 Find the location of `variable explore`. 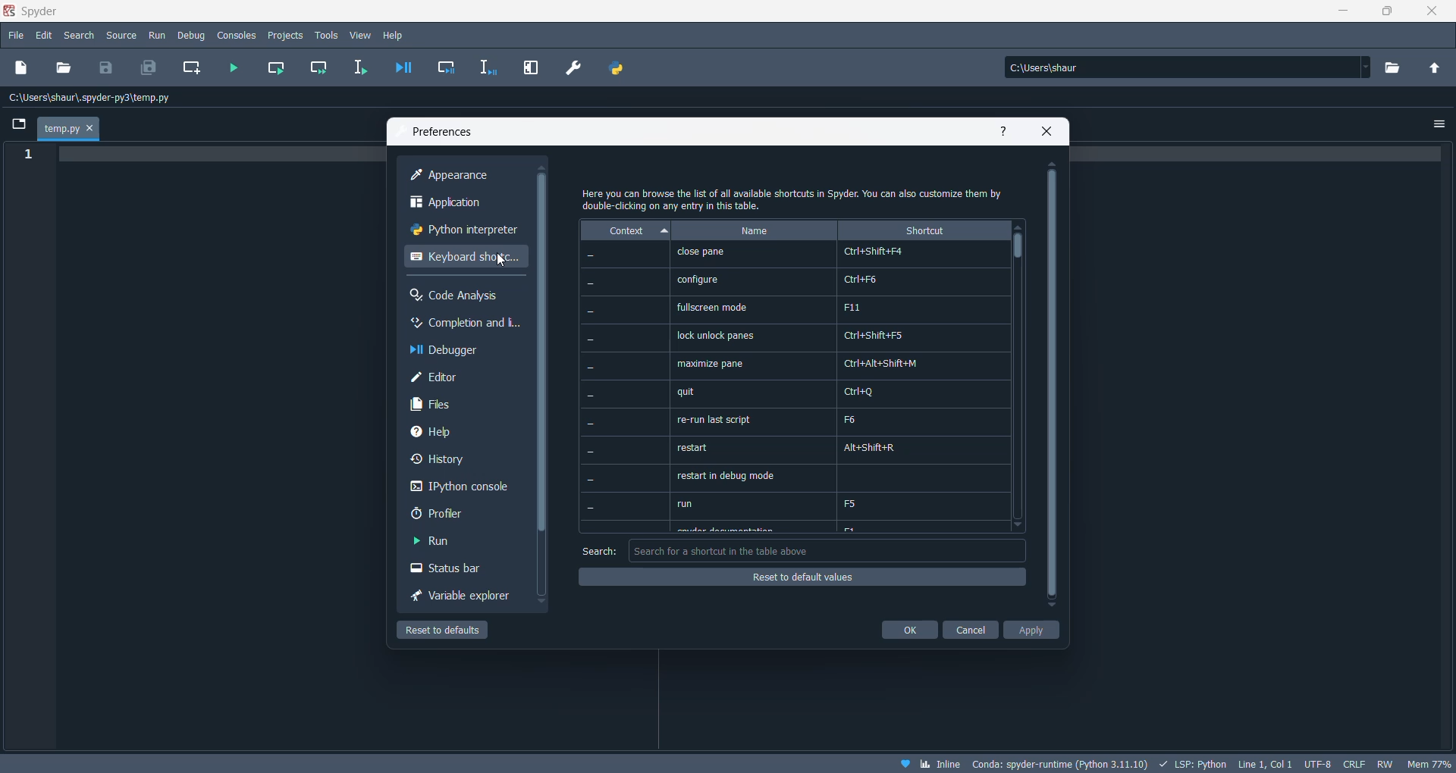

variable explore is located at coordinates (460, 597).